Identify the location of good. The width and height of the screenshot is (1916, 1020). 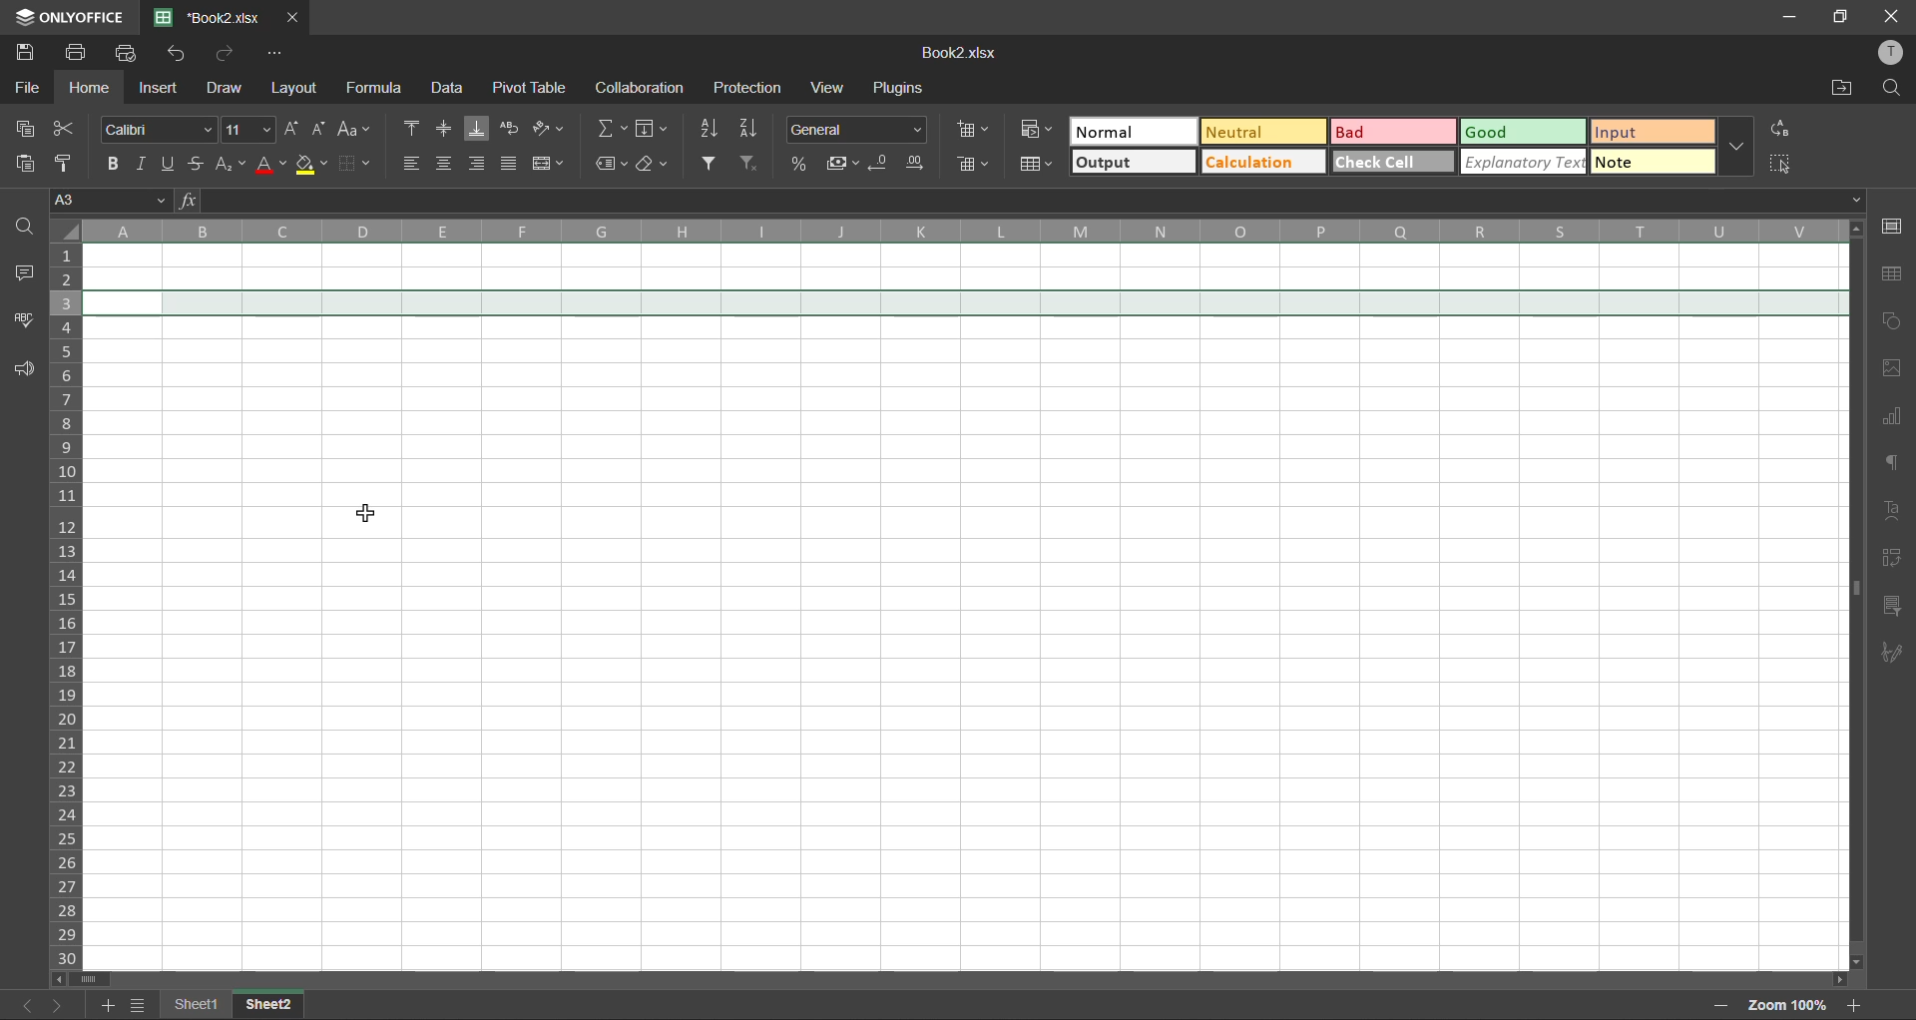
(1520, 133).